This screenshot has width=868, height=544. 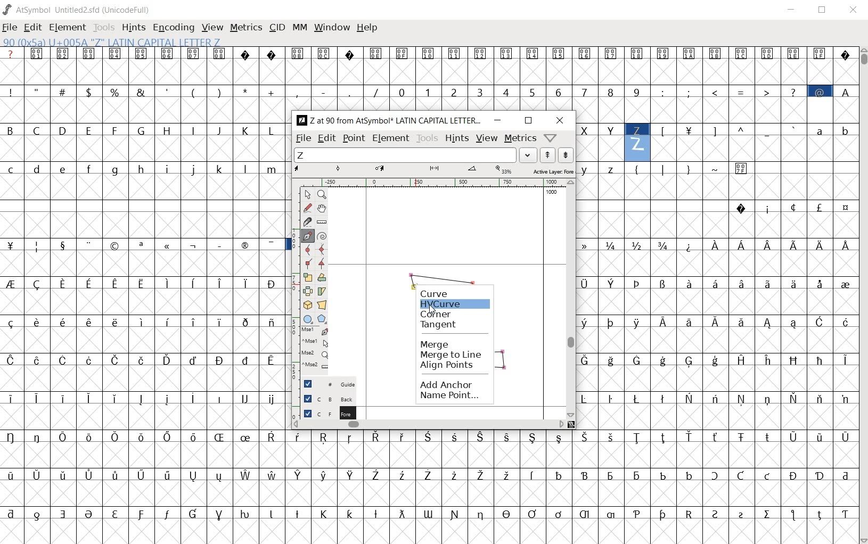 I want to click on ruler, so click(x=441, y=182).